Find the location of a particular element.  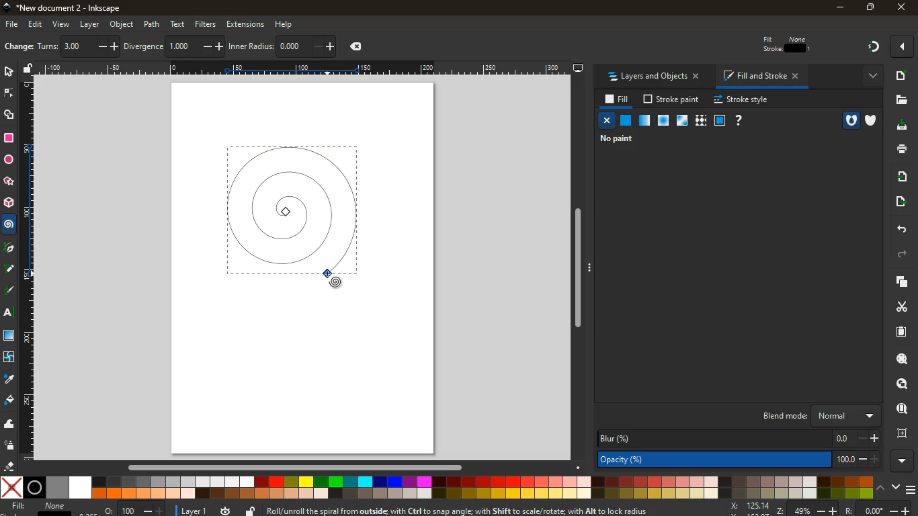

shape is located at coordinates (10, 116).